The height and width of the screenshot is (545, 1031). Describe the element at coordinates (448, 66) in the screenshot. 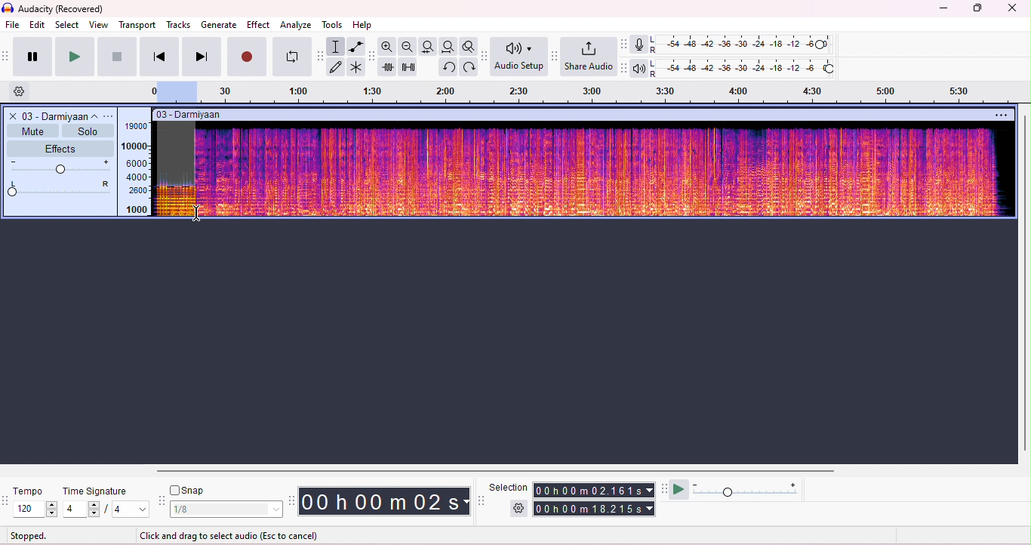

I see `undo` at that location.